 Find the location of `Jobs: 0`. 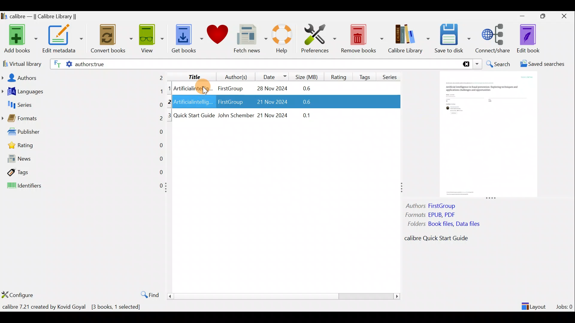

Jobs: 0 is located at coordinates (565, 305).